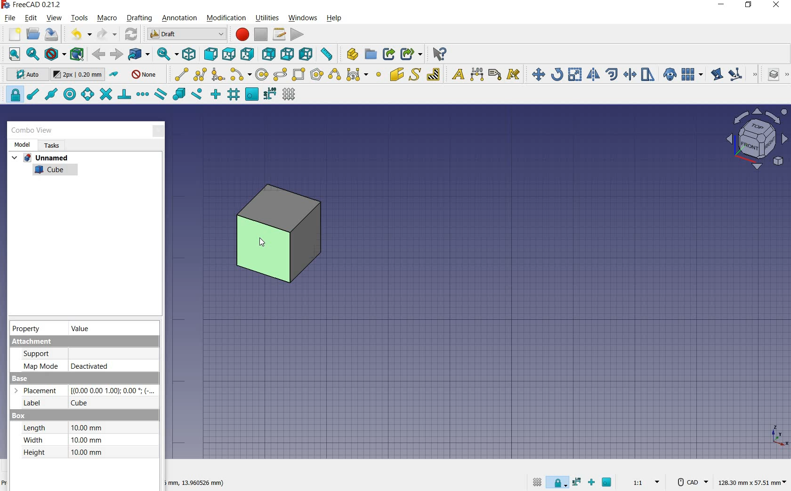  What do you see at coordinates (107, 19) in the screenshot?
I see `macro` at bounding box center [107, 19].